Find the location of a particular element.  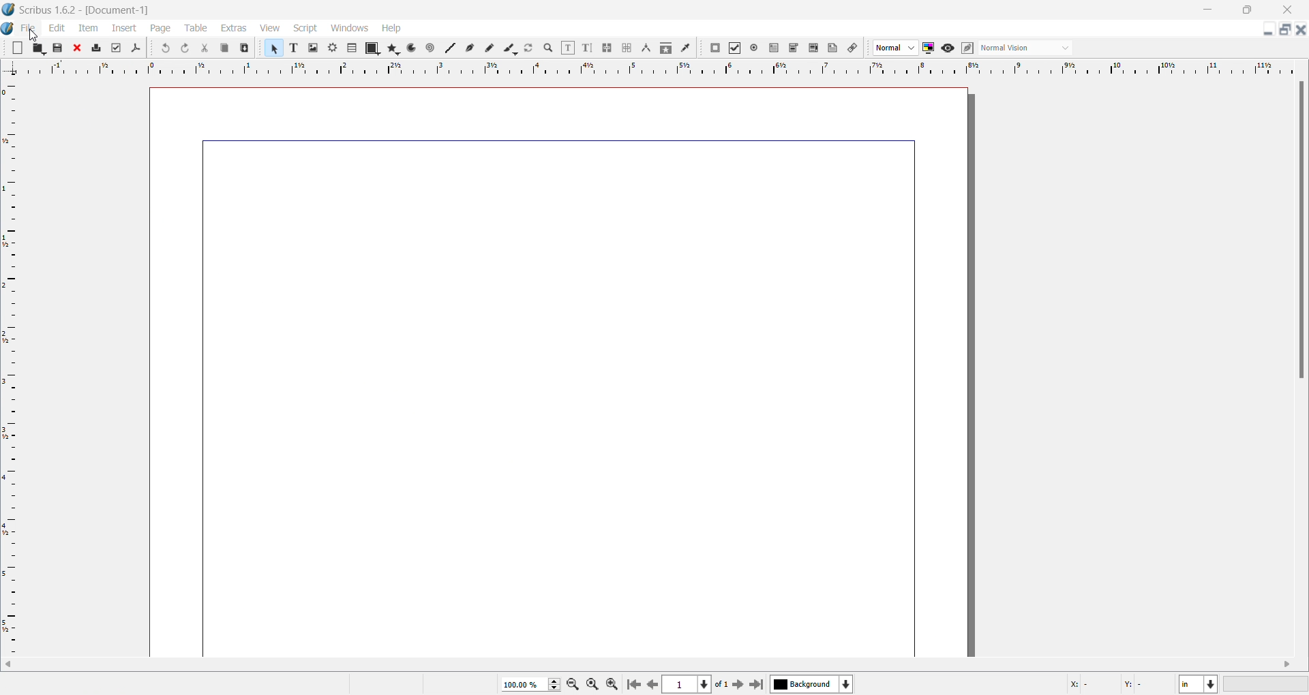

skip to first is located at coordinates (633, 684).